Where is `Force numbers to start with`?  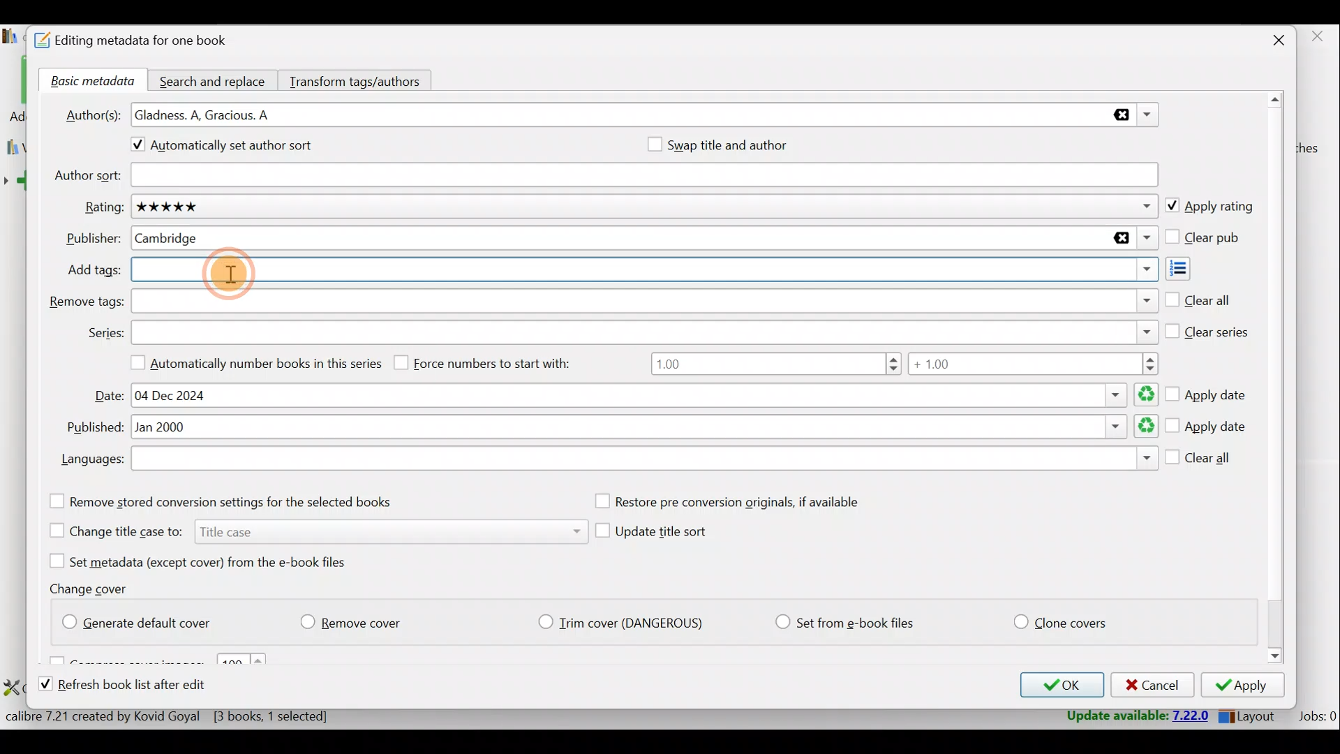 Force numbers to start with is located at coordinates (493, 362).